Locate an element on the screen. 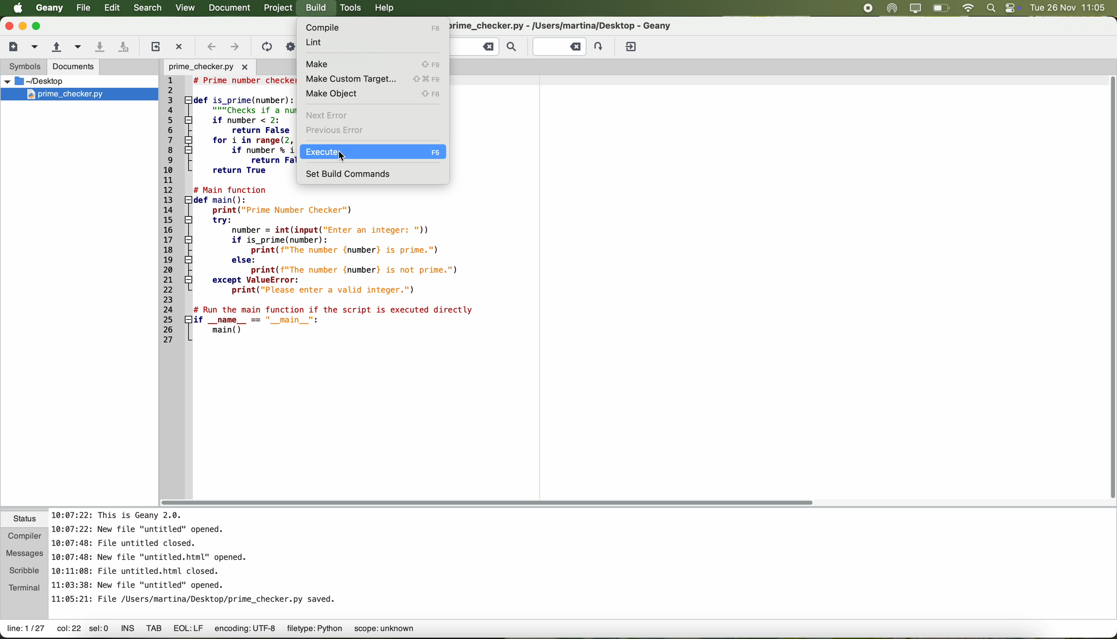 This screenshot has height=639, width=1117. notes is located at coordinates (195, 556).